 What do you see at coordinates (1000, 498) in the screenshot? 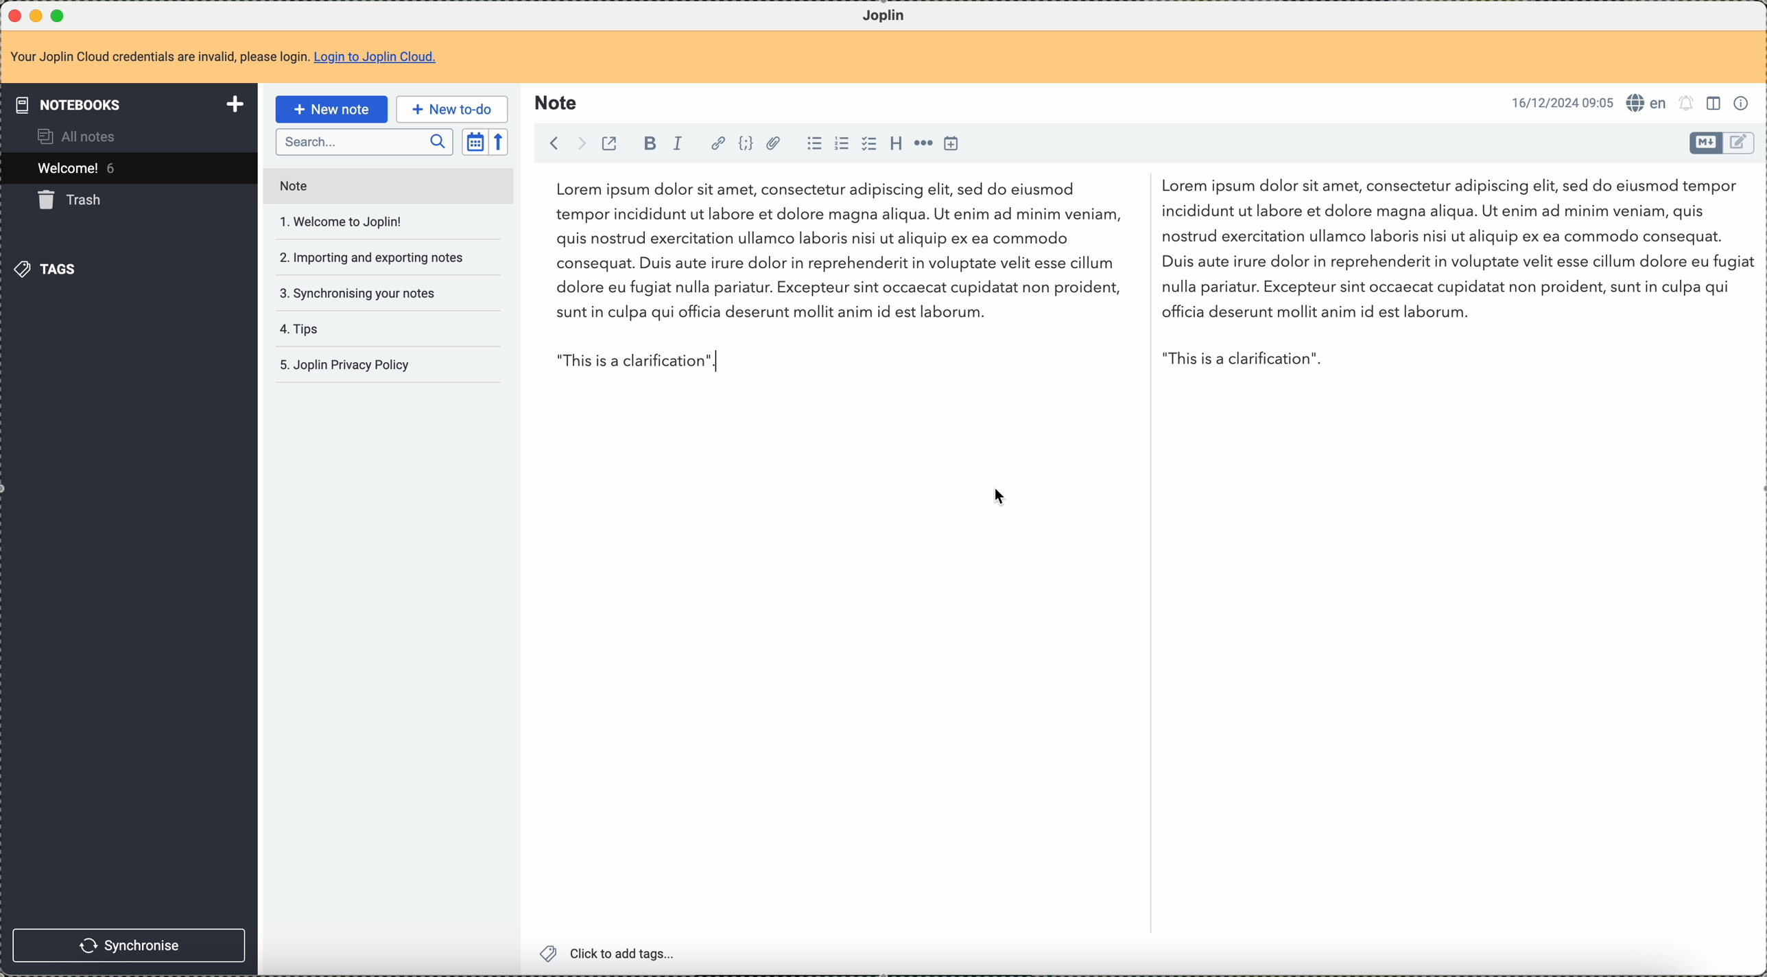
I see `mouse` at bounding box center [1000, 498].